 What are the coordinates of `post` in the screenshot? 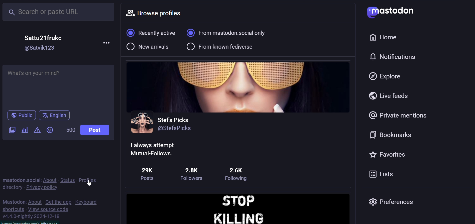 It's located at (97, 131).